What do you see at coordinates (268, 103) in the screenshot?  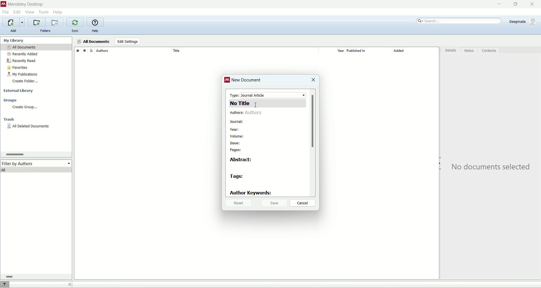 I see `title` at bounding box center [268, 103].